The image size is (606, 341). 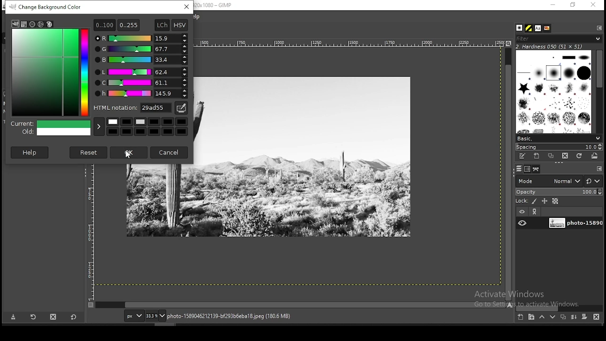 What do you see at coordinates (130, 155) in the screenshot?
I see `mouse pointer` at bounding box center [130, 155].